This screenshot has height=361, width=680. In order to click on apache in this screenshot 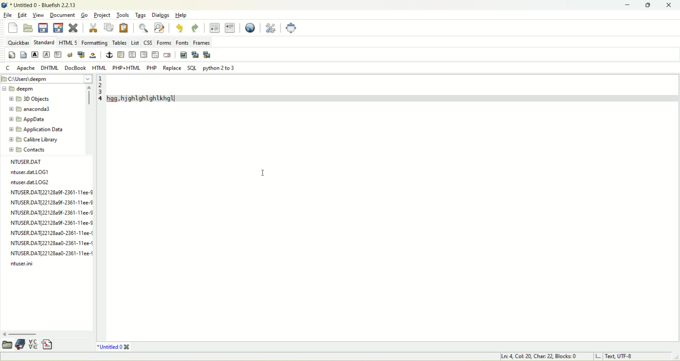, I will do `click(25, 68)`.